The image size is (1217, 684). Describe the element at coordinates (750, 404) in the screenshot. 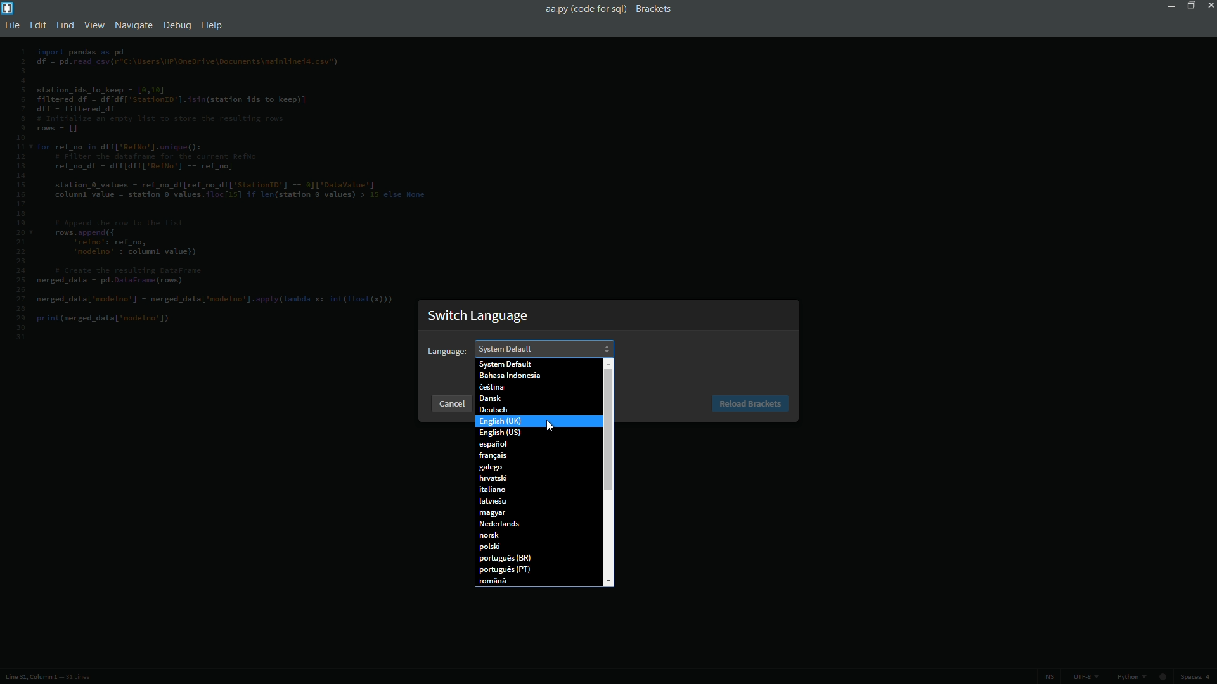

I see `reload brackets` at that location.